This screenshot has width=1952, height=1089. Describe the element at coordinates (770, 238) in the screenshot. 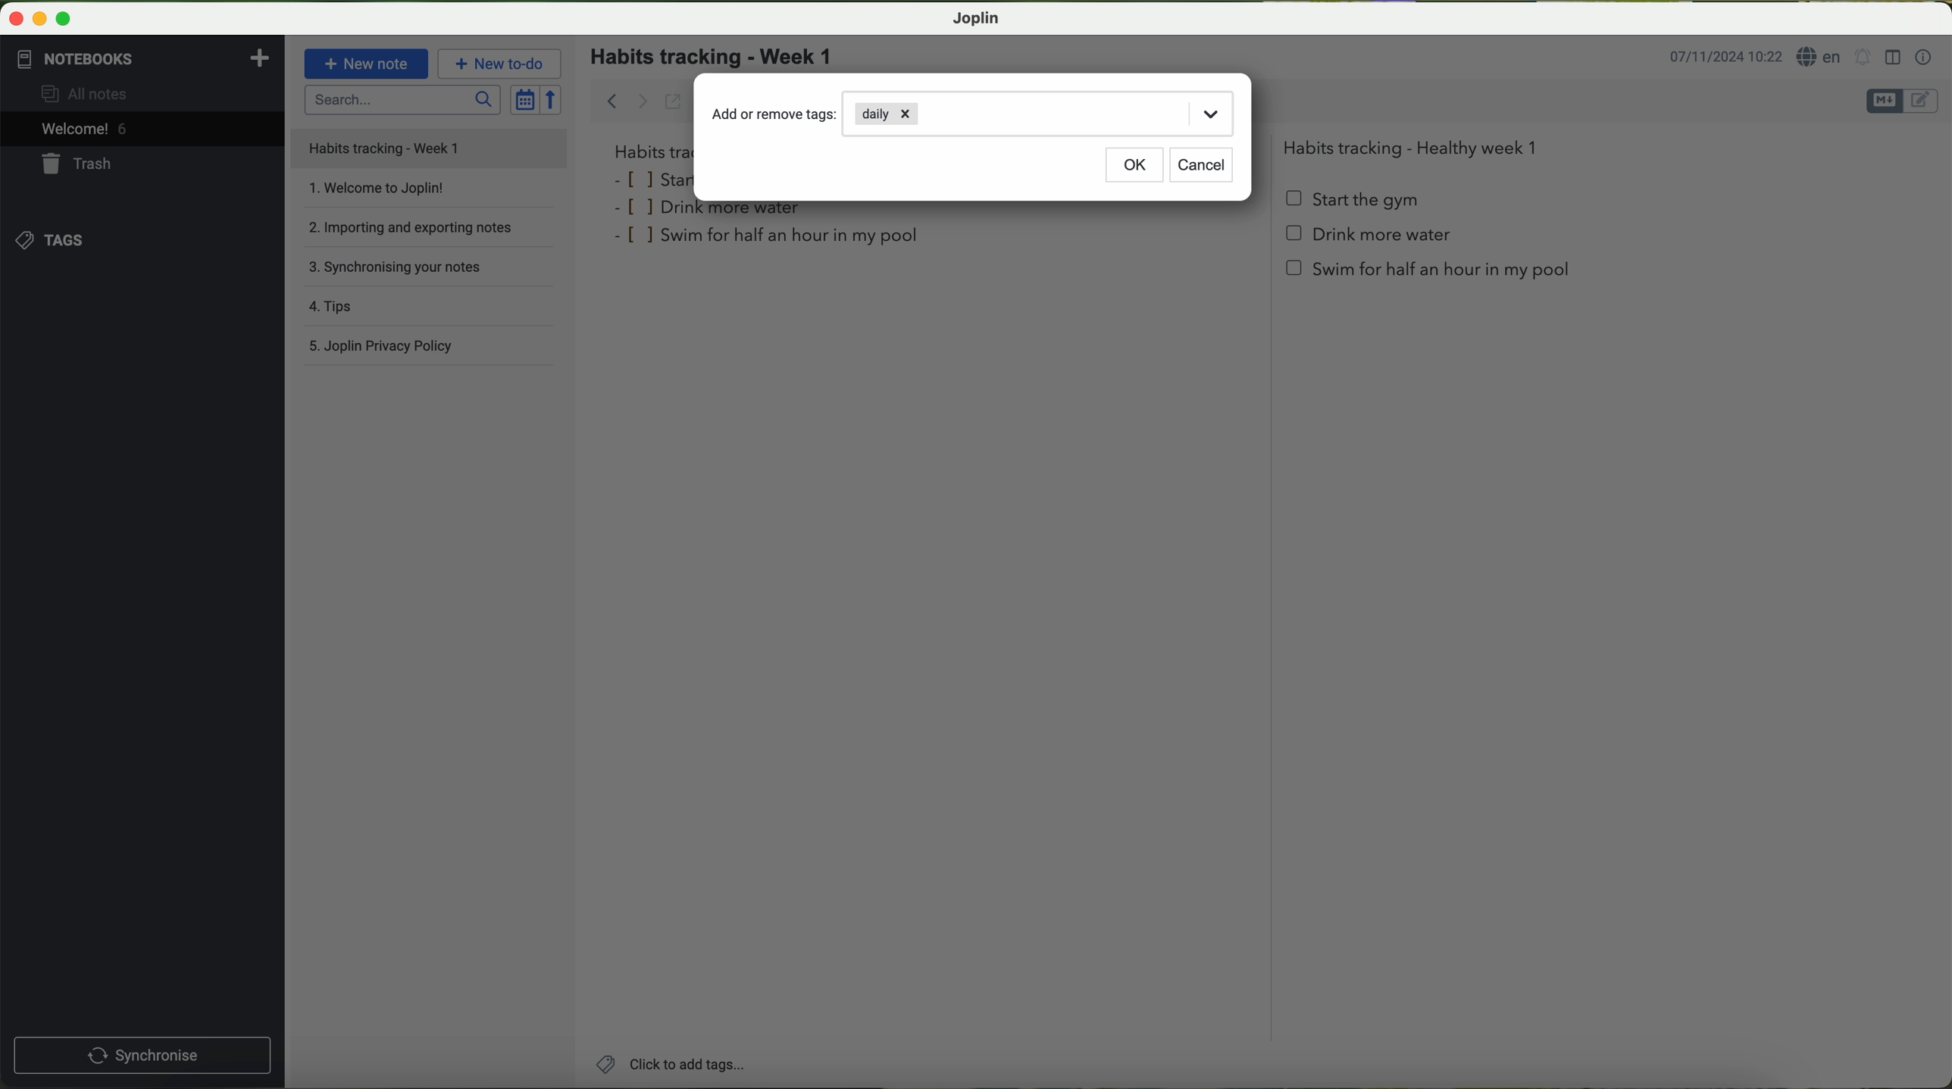

I see `swim for half an hour in my pool` at that location.